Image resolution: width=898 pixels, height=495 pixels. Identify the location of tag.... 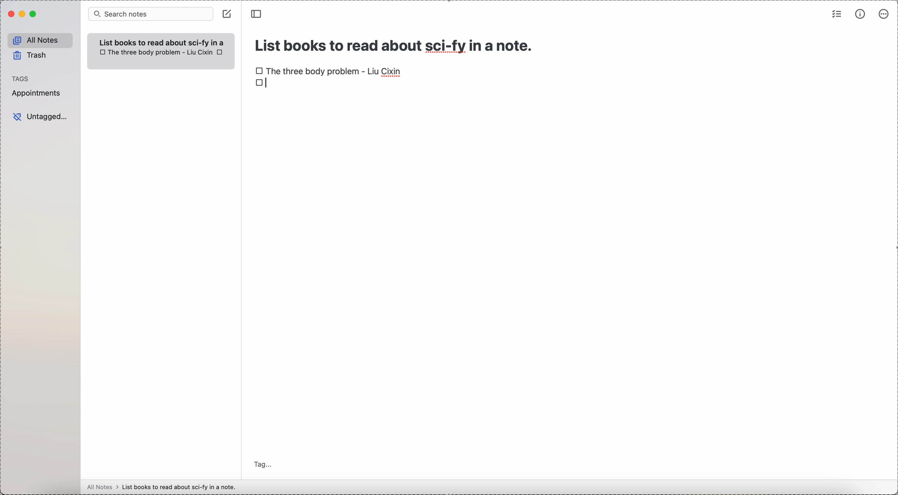
(264, 465).